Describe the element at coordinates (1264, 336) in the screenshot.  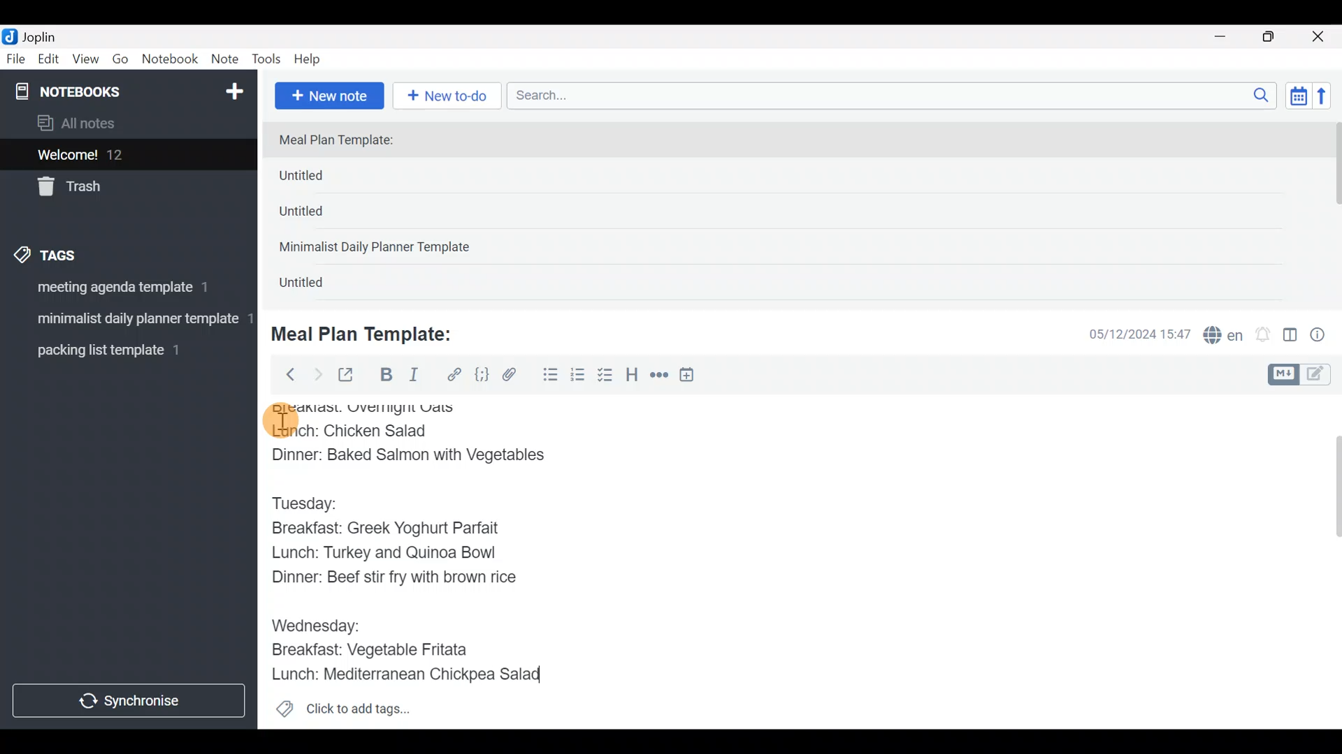
I see `Set alarm` at that location.